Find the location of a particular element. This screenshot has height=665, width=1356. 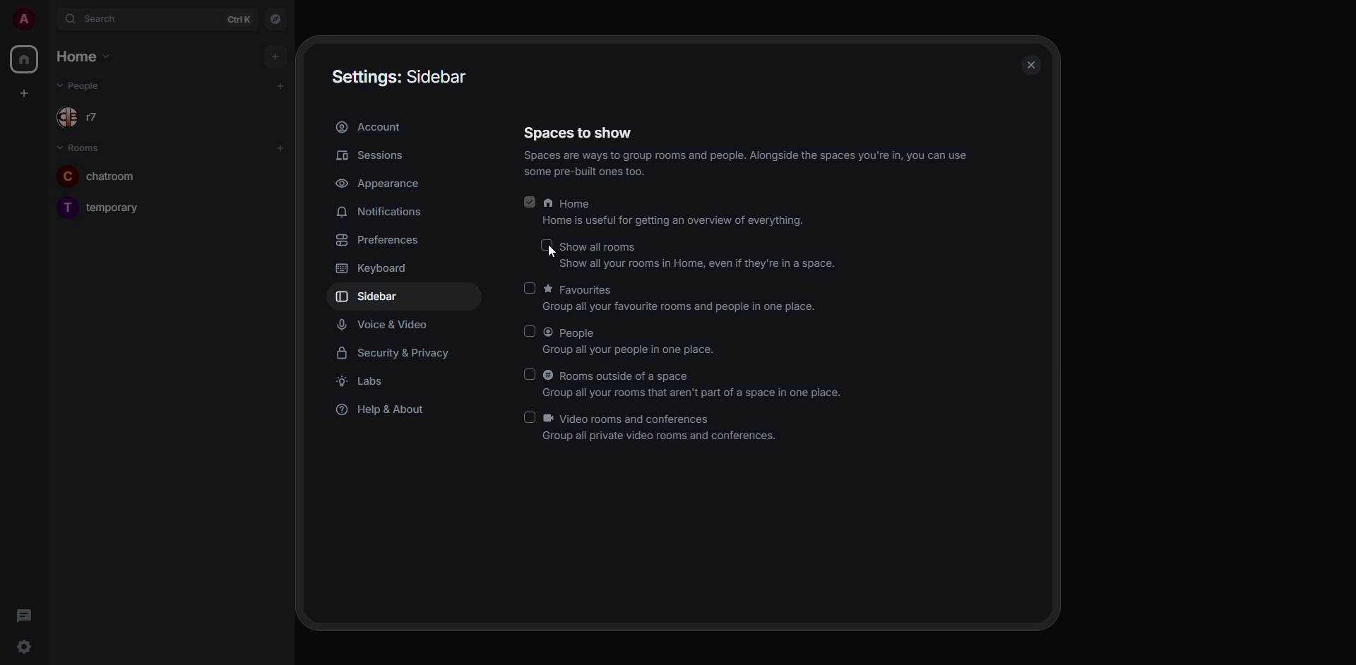

notifications is located at coordinates (382, 212).